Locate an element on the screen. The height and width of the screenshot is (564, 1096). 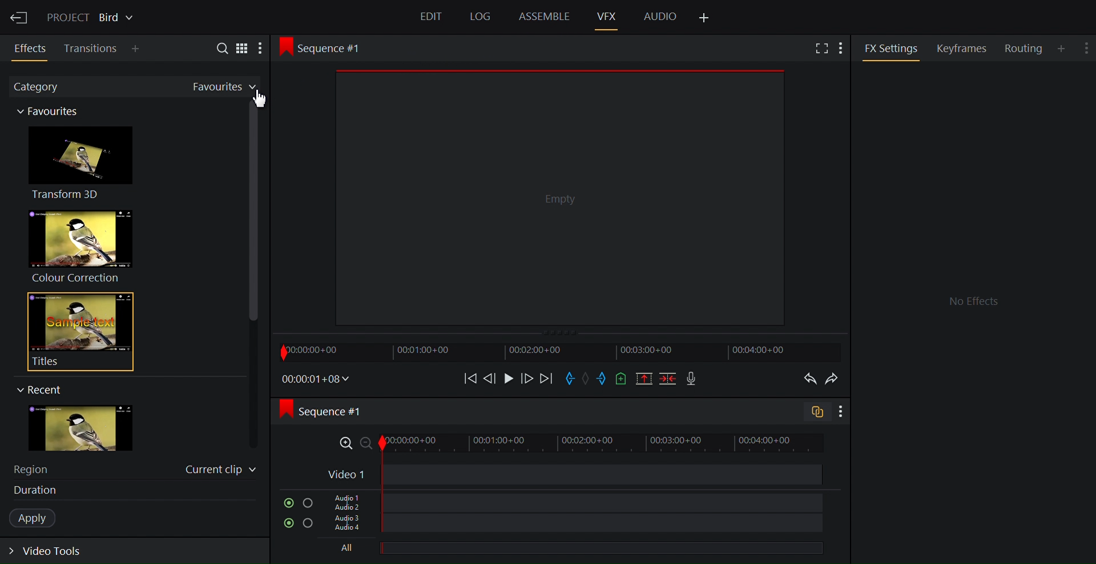
Solo this track is located at coordinates (310, 502).